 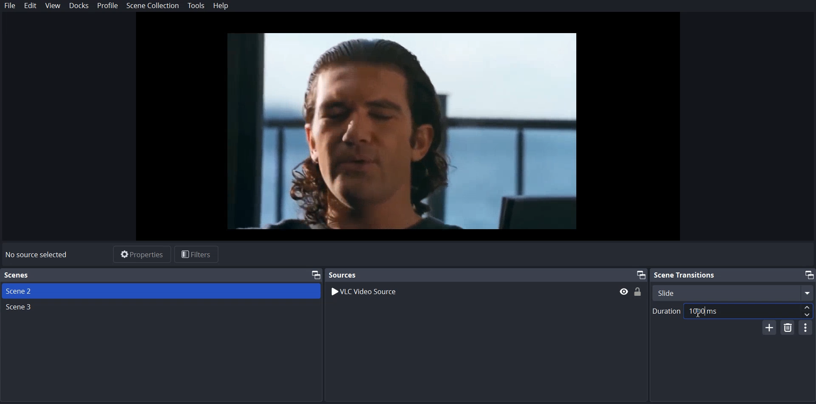 I want to click on VLC Video Source , so click(x=366, y=293).